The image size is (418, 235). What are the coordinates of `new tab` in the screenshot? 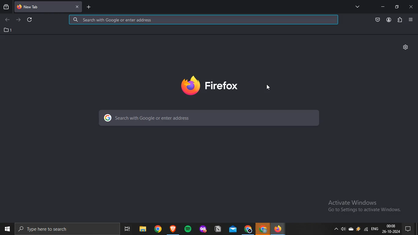 It's located at (88, 8).